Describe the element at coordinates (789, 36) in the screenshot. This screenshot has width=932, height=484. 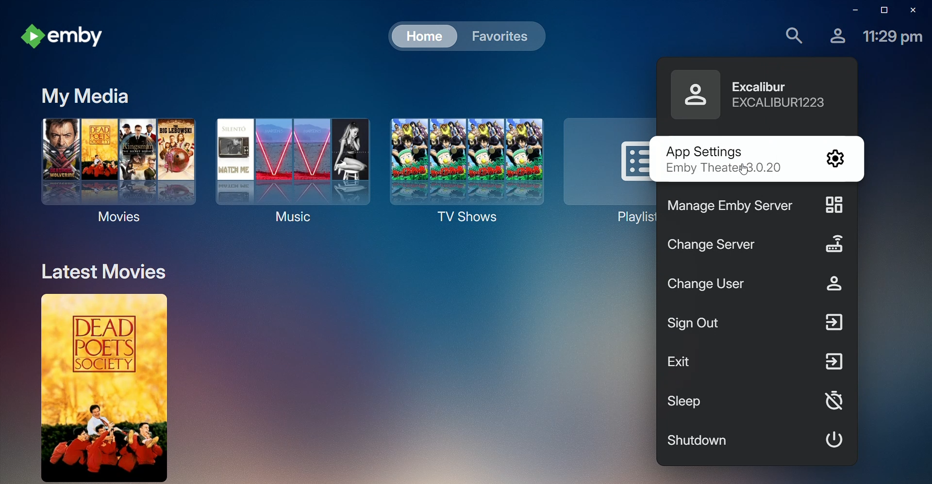
I see `Find` at that location.